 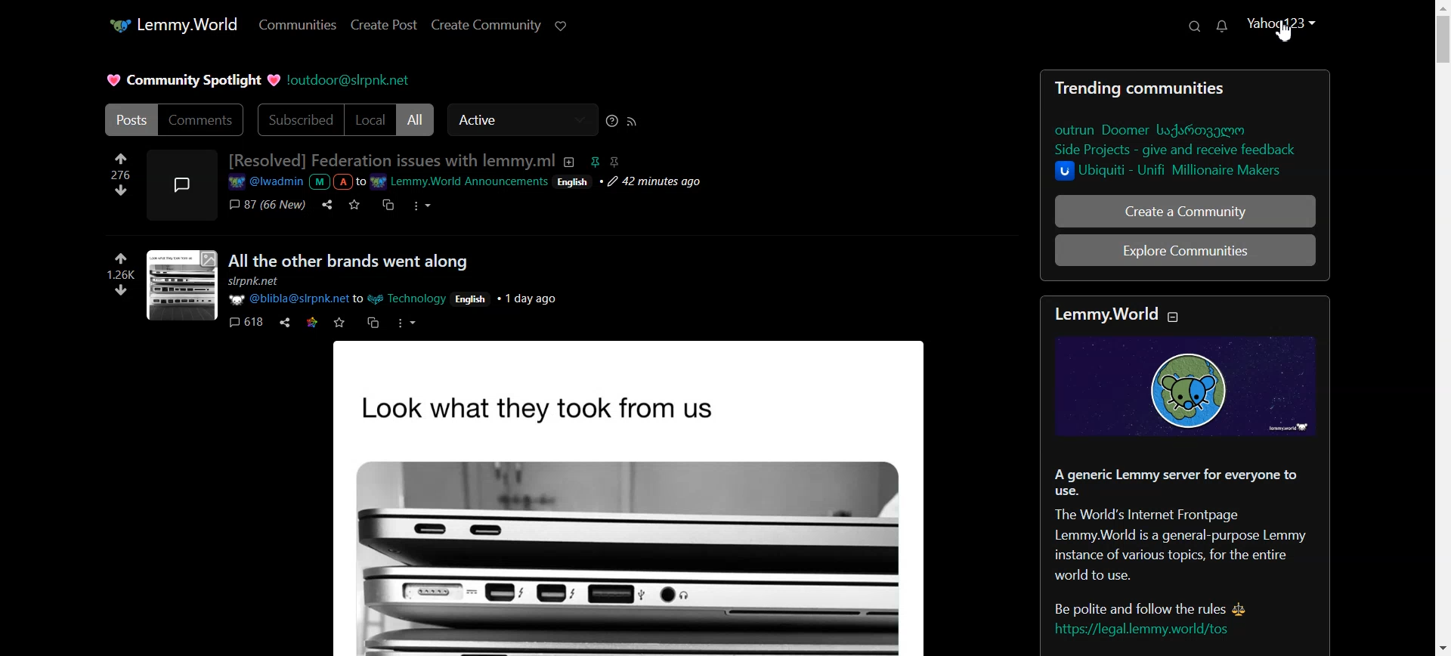 I want to click on 2, so click(x=314, y=323).